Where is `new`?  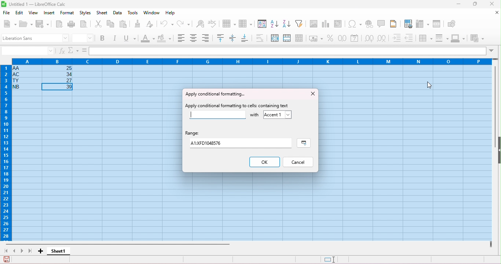 new is located at coordinates (10, 23).